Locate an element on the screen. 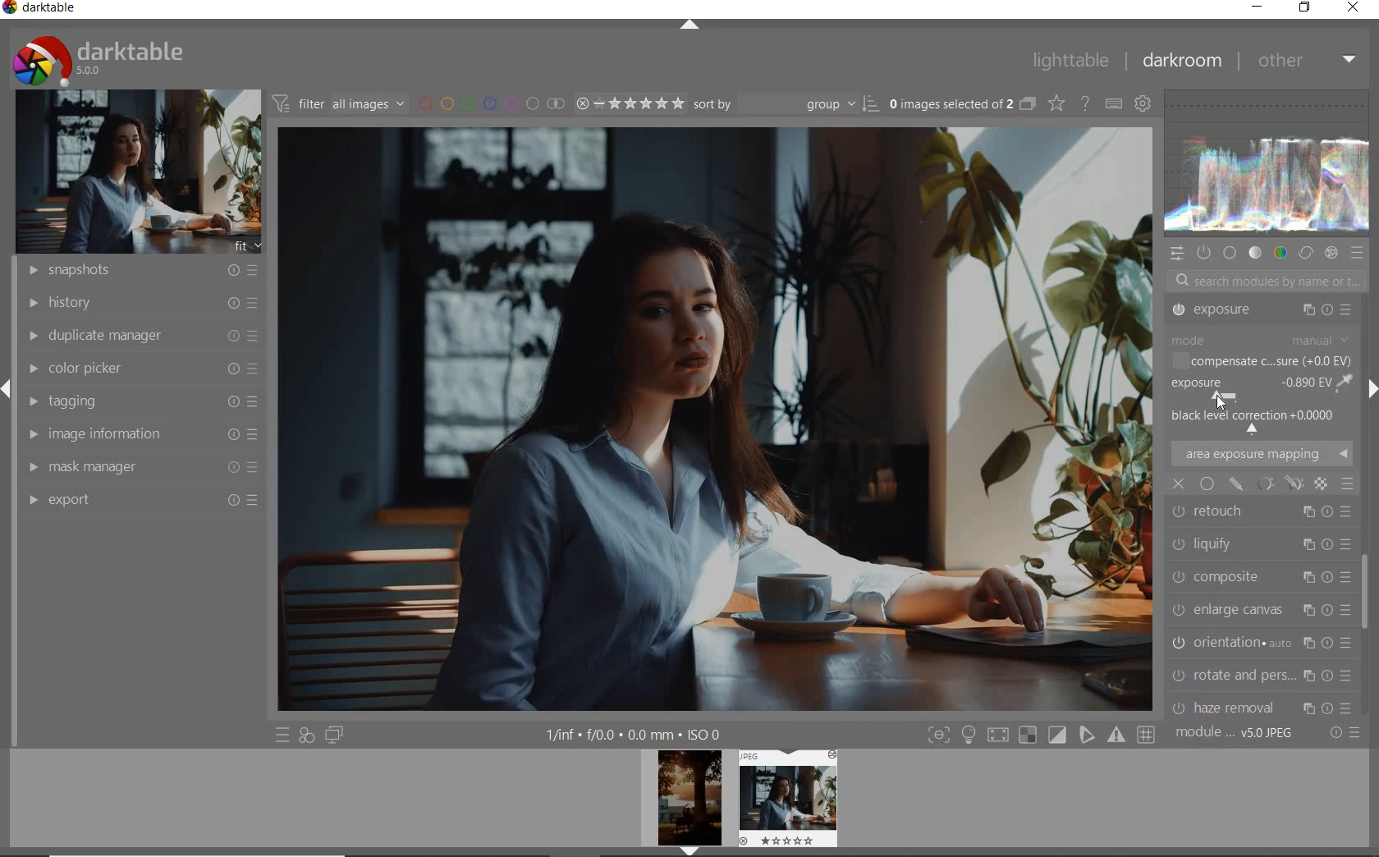 The image size is (1379, 857). TONE is located at coordinates (1255, 253).